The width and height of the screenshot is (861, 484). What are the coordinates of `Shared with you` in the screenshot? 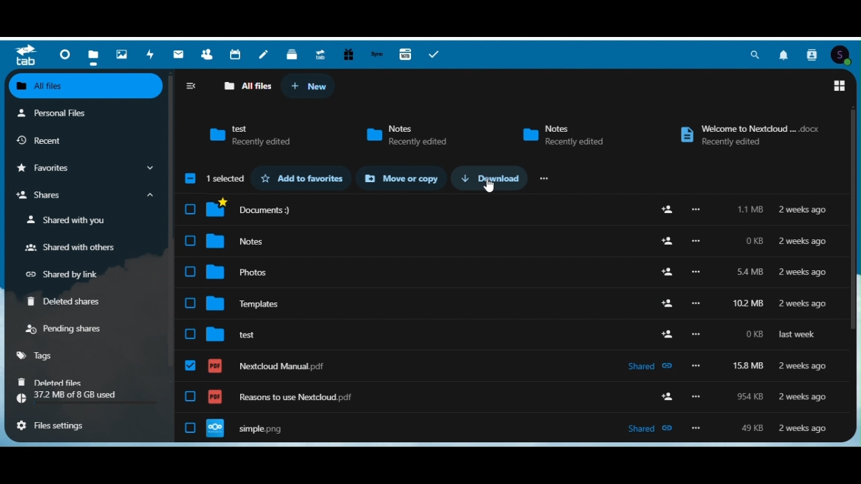 It's located at (73, 221).